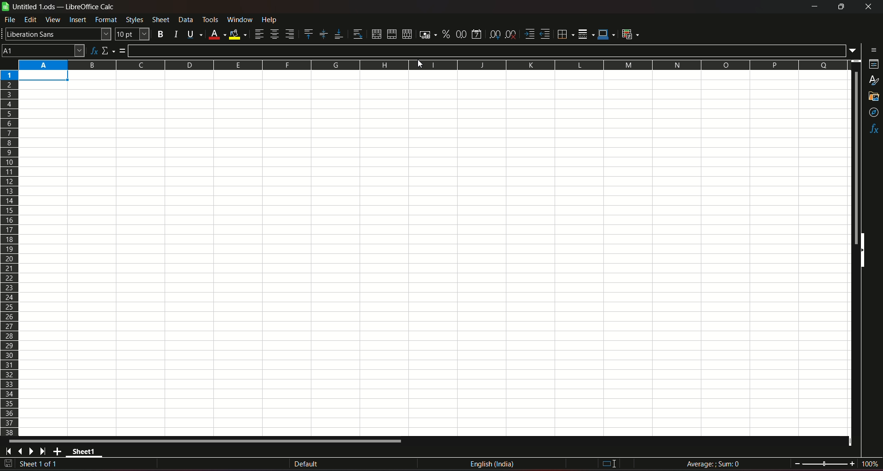  I want to click on format as date, so click(478, 34).